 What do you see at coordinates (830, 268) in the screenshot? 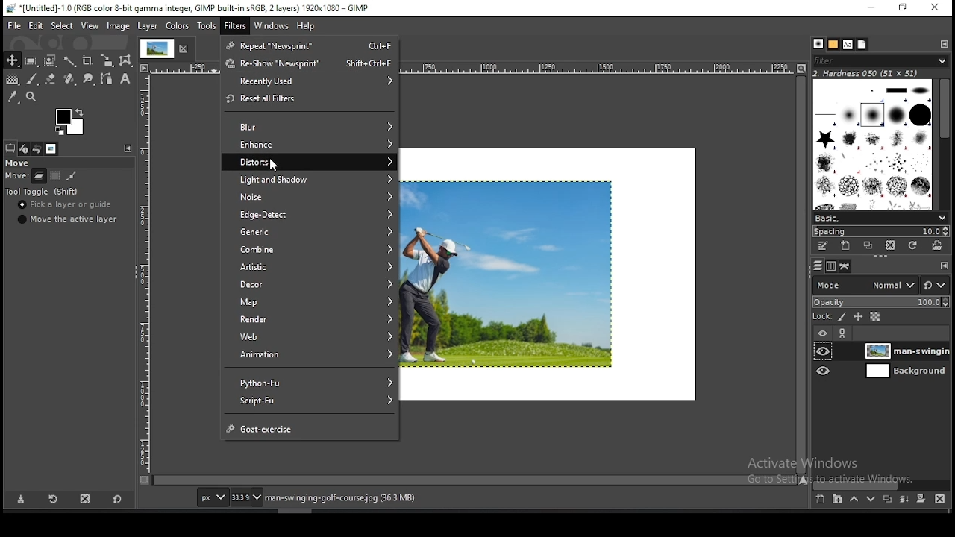
I see `channels` at bounding box center [830, 268].